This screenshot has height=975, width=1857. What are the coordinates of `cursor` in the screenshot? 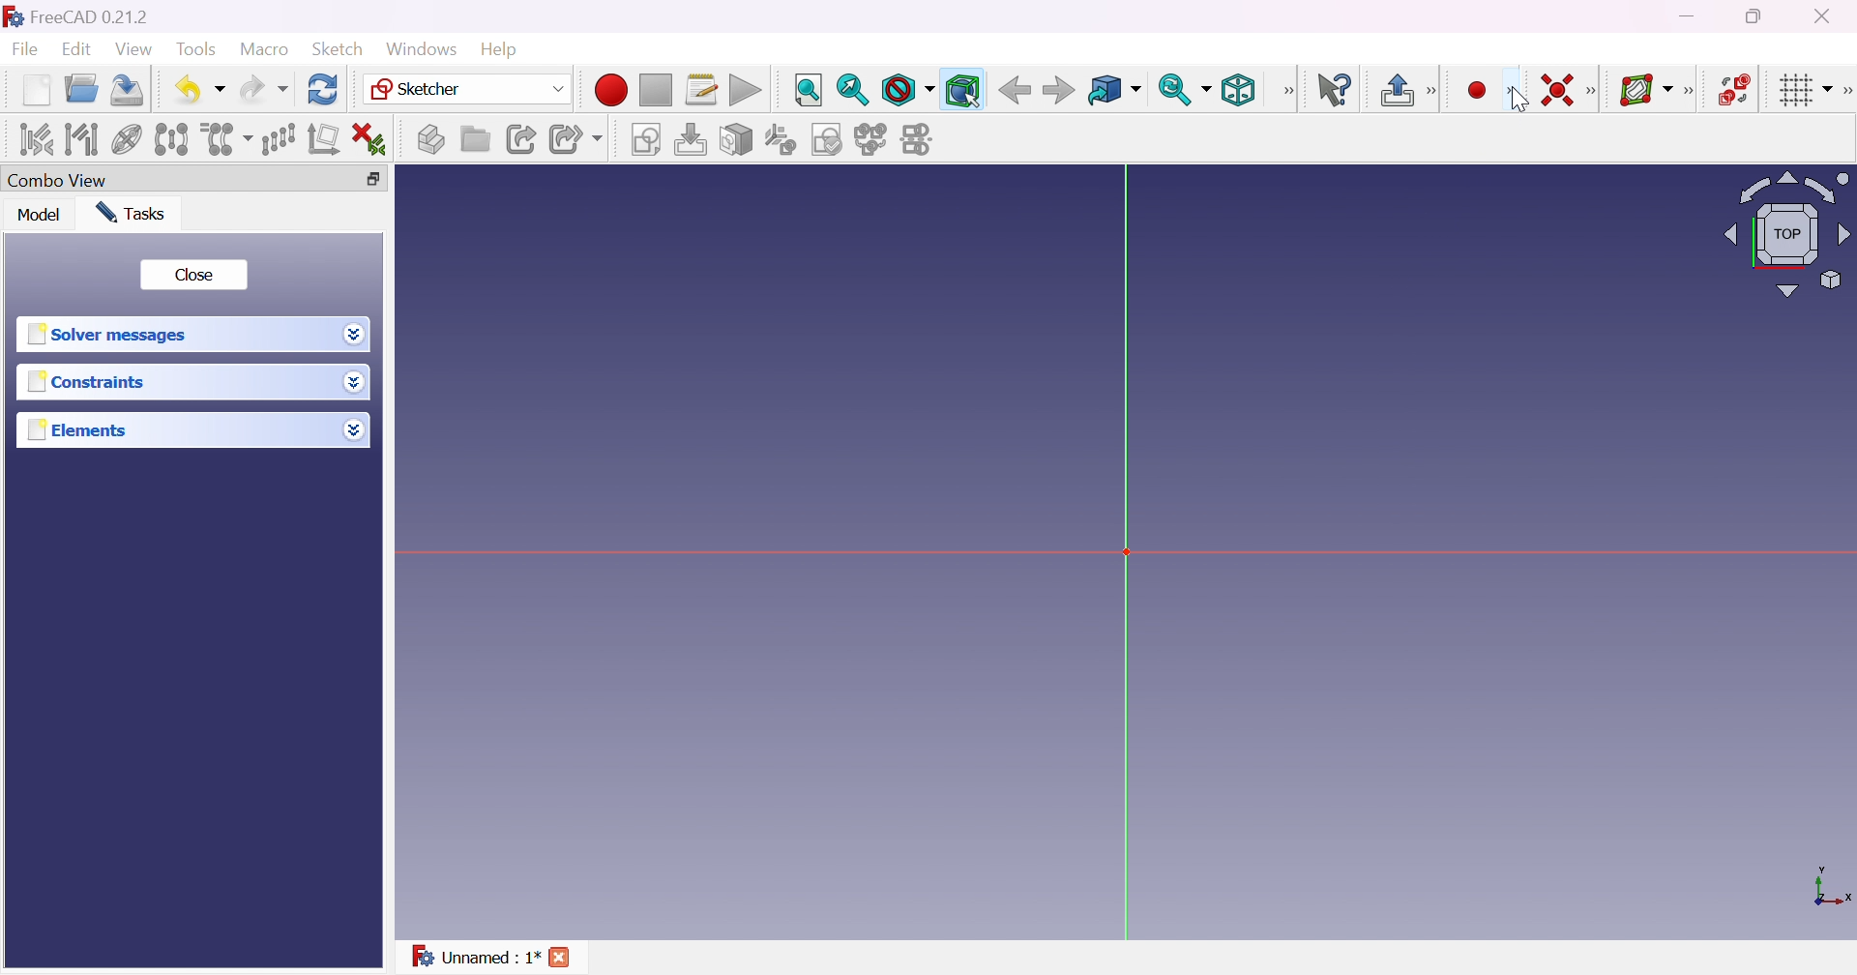 It's located at (1518, 99).